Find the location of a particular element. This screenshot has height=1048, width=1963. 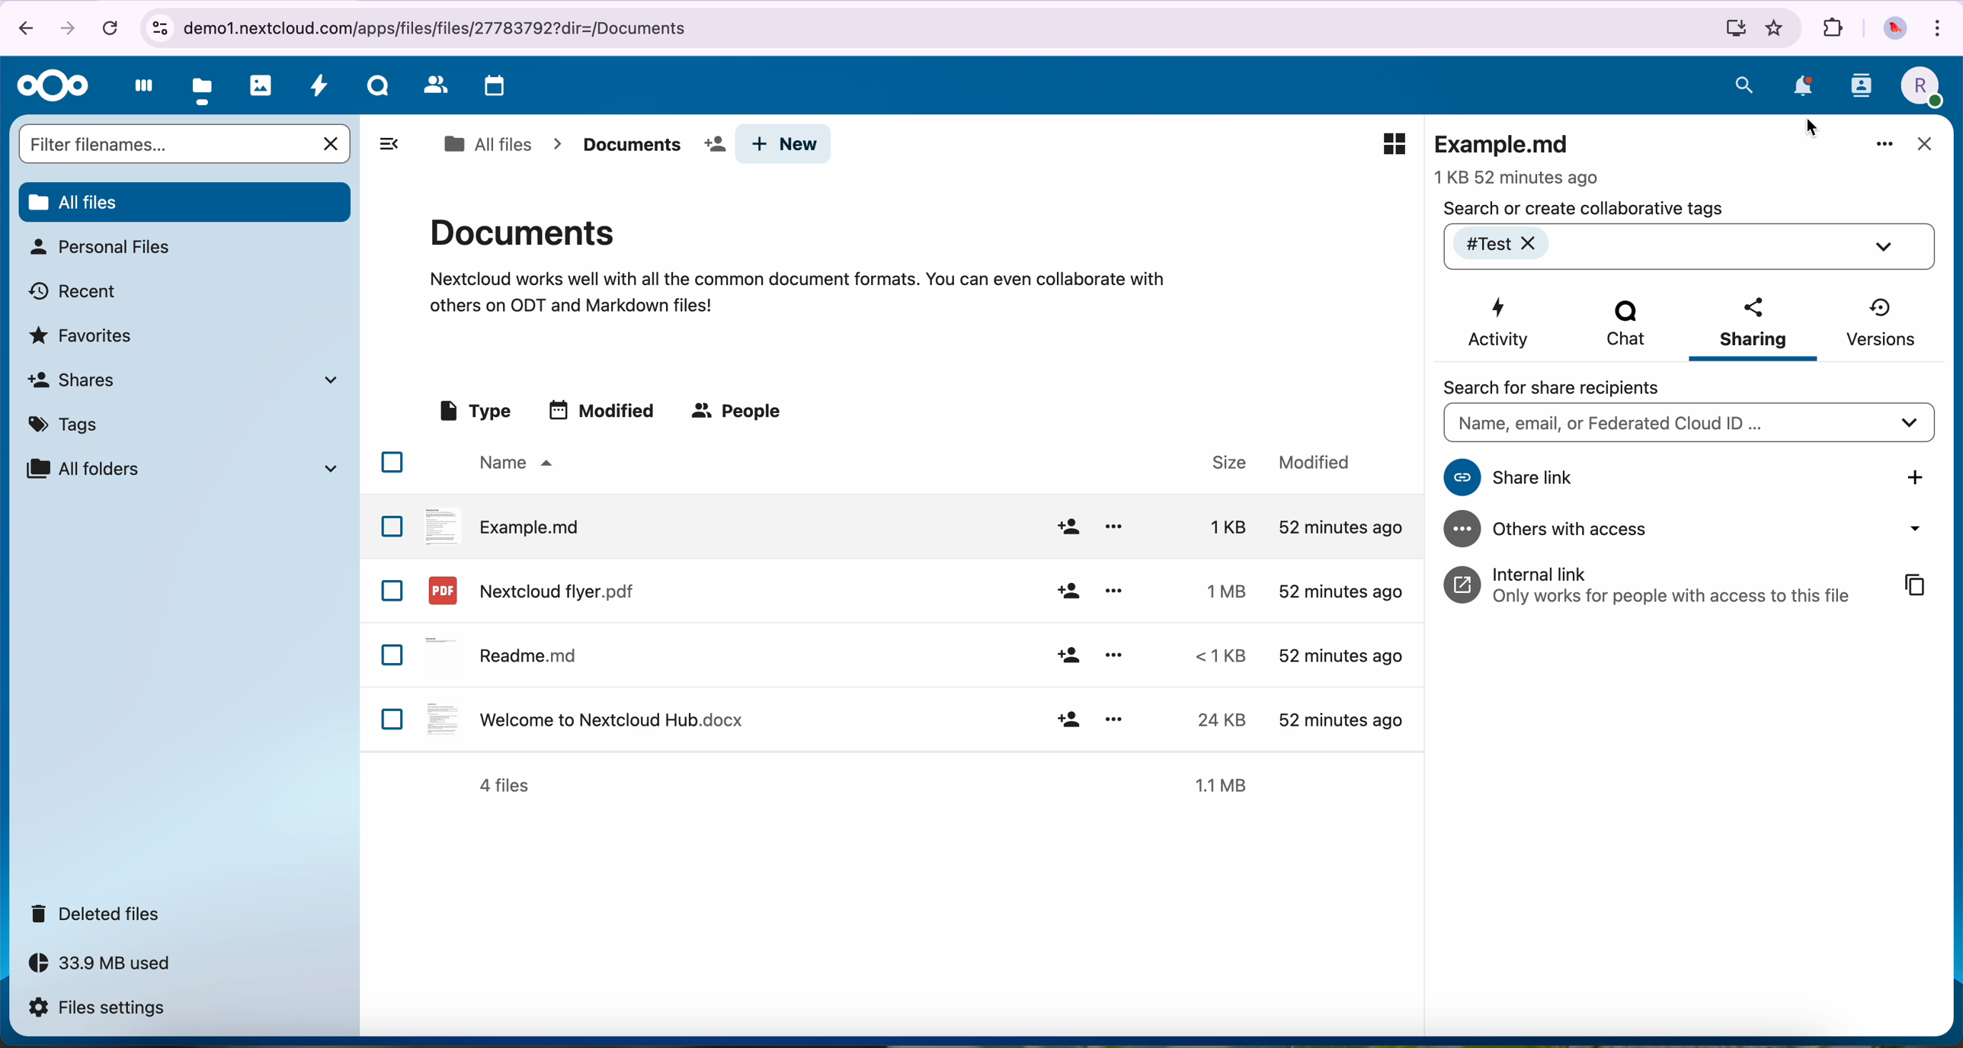

options is located at coordinates (1114, 527).